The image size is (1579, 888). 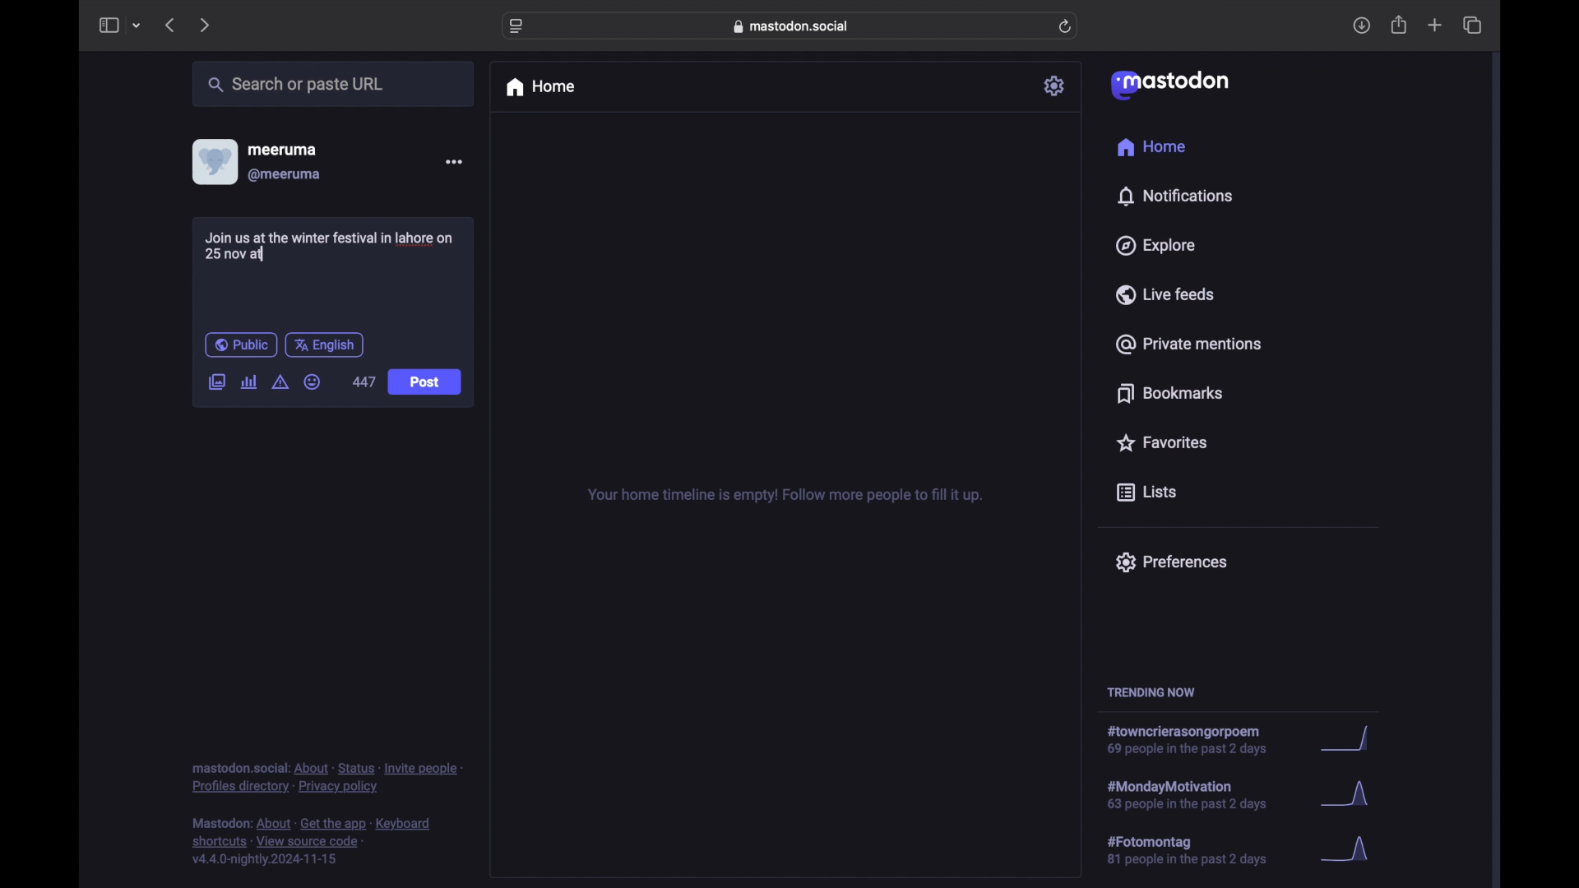 I want to click on your home timeline is empty! follow more people to fill it up, so click(x=785, y=496).